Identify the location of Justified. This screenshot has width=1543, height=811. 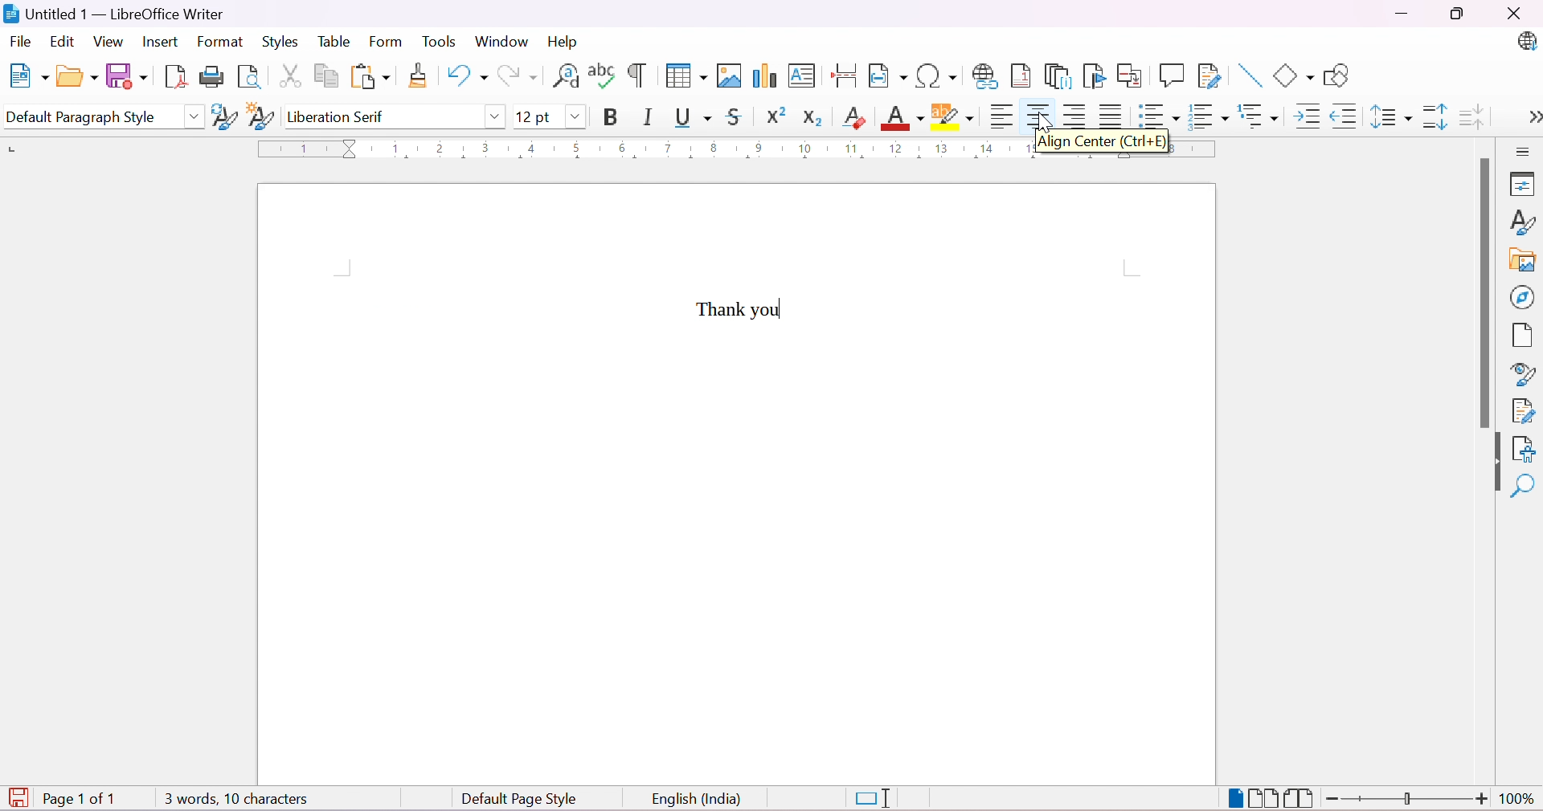
(1110, 116).